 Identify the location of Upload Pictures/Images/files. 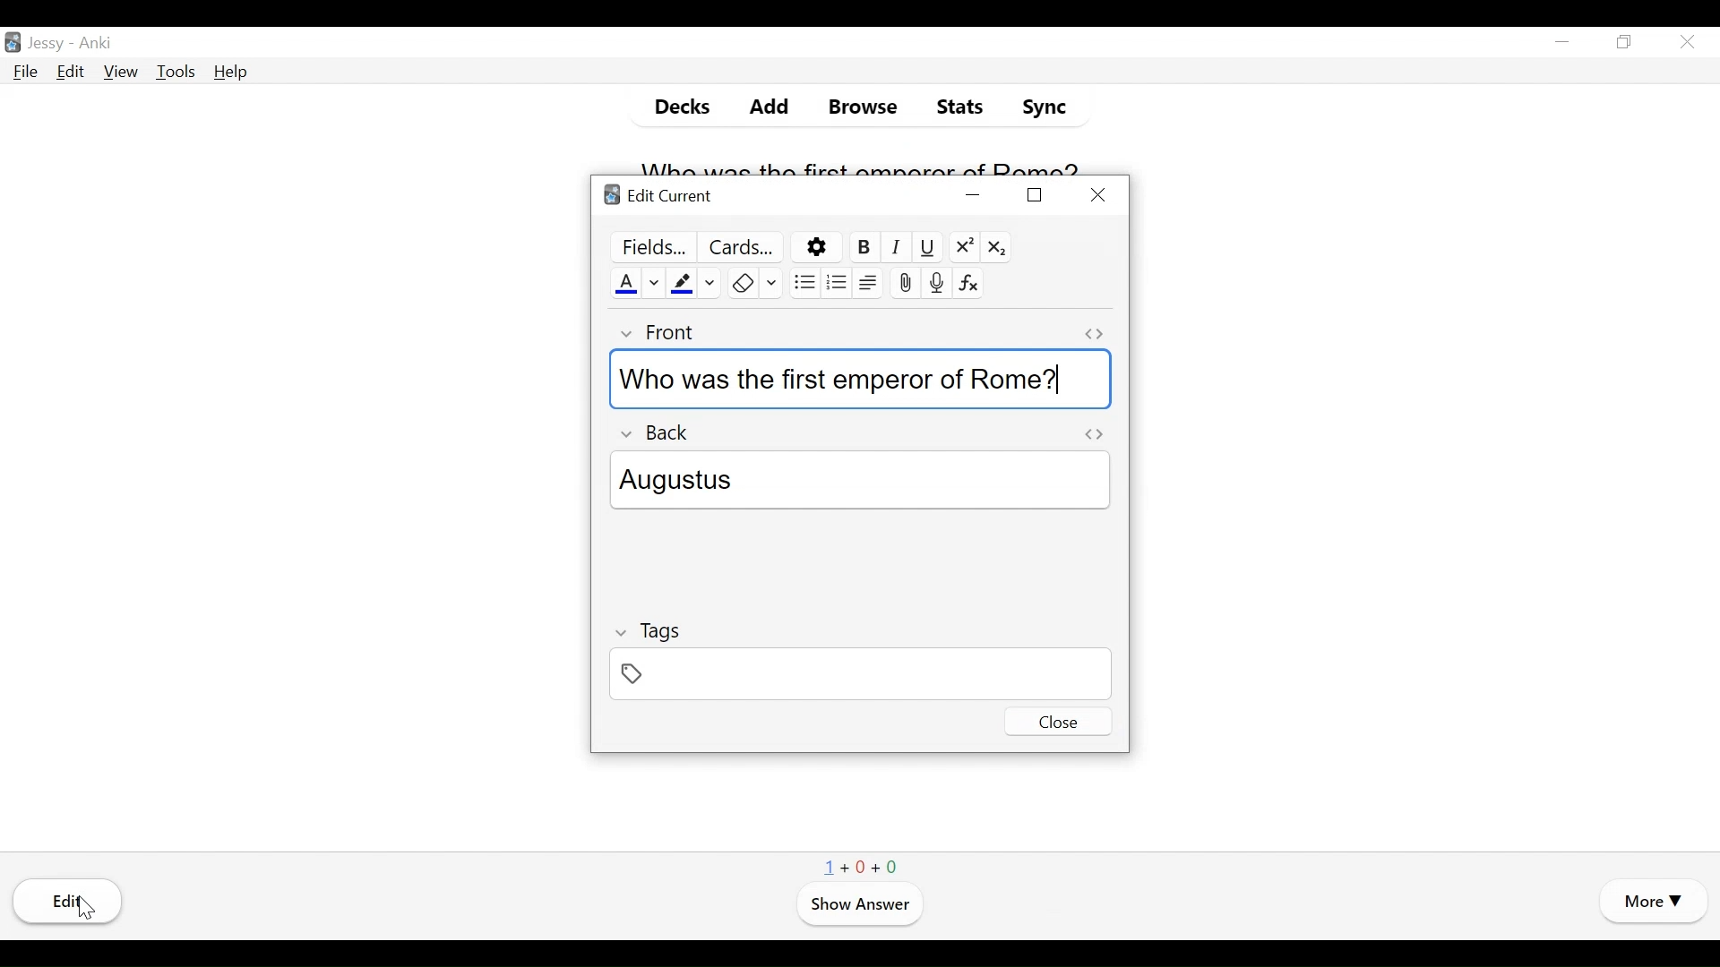
(904, 283).